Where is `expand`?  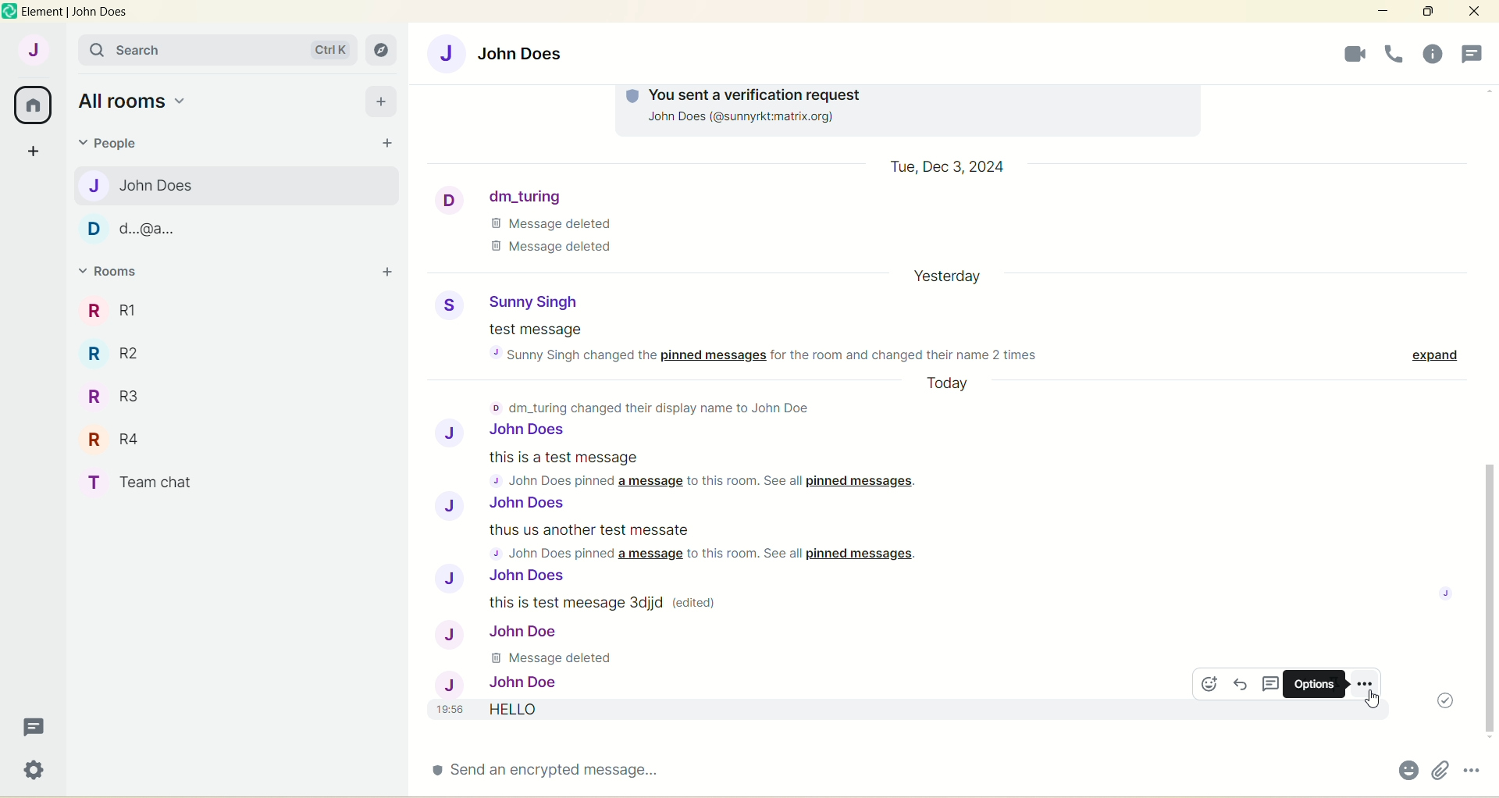 expand is located at coordinates (1428, 354).